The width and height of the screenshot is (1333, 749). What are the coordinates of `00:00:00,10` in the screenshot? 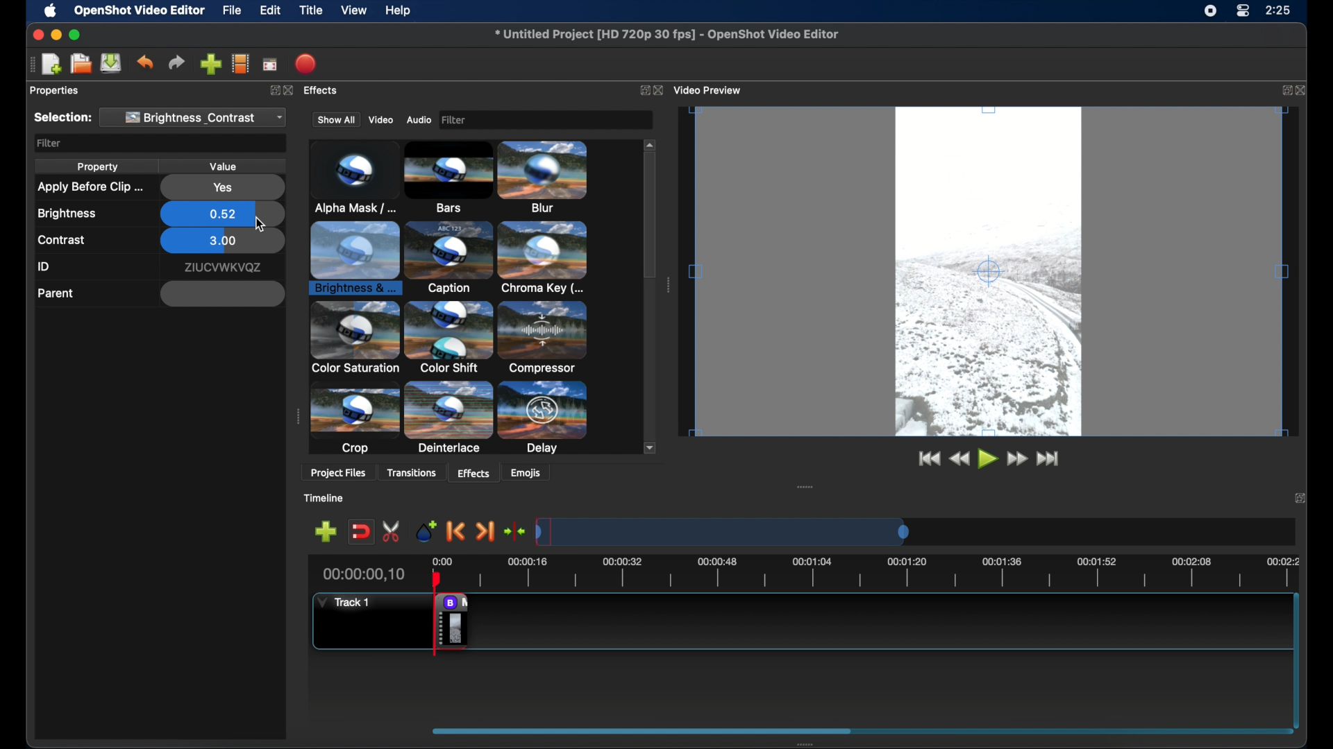 It's located at (363, 574).